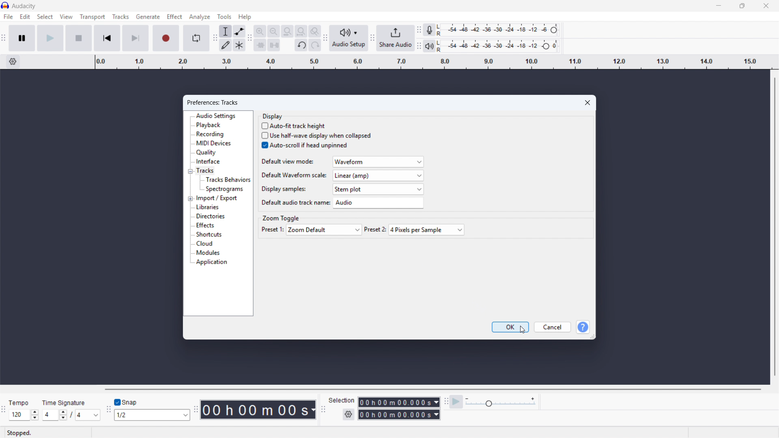 Image resolution: width=779 pixels, height=438 pixels. I want to click on set snapping, so click(151, 415).